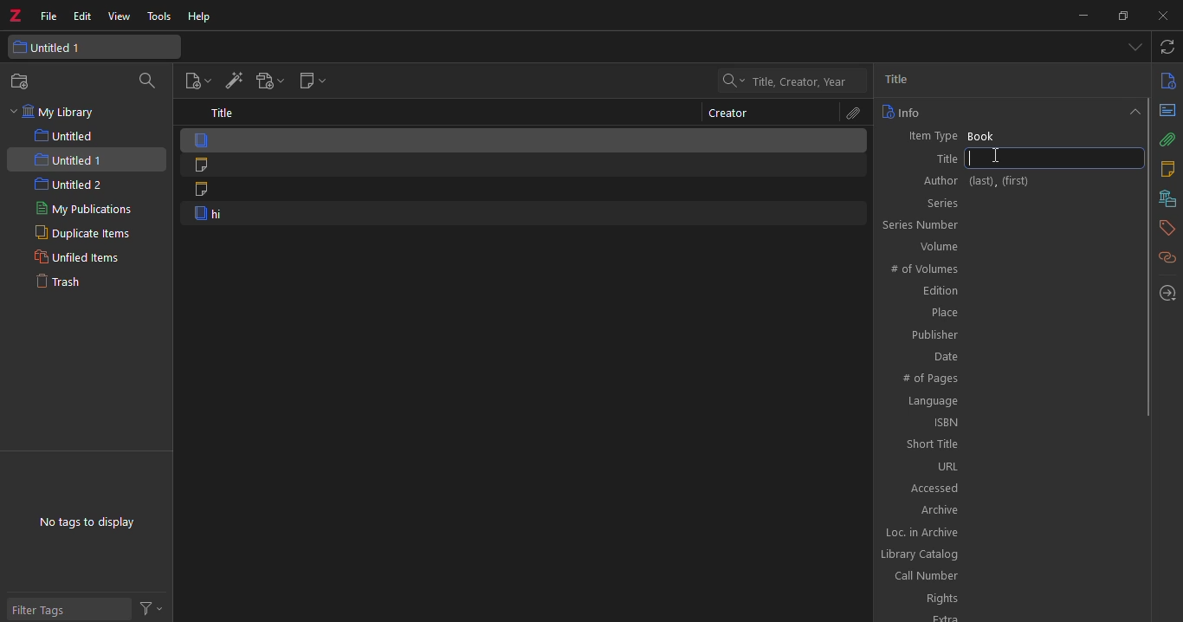 This screenshot has width=1183, height=622. I want to click on list all tabs, so click(1135, 49).